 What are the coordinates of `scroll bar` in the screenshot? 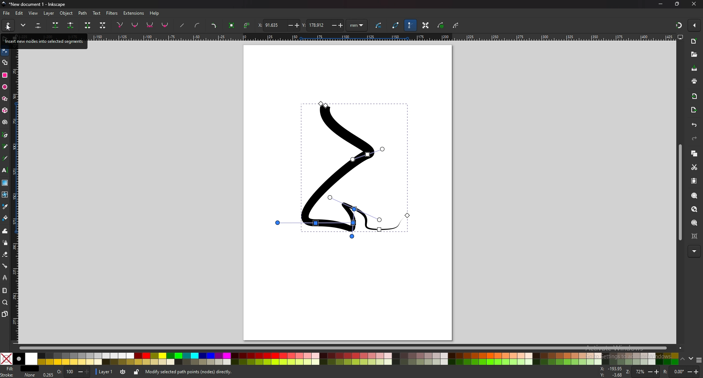 It's located at (679, 193).